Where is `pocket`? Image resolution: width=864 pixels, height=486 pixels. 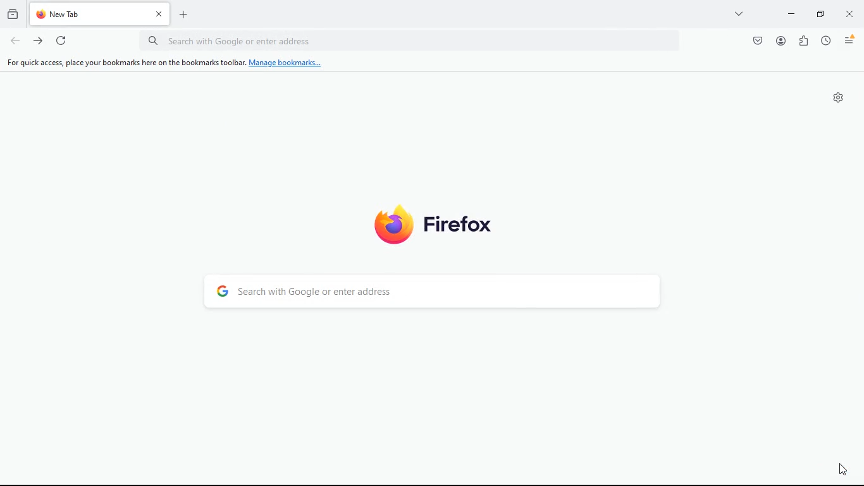
pocket is located at coordinates (758, 40).